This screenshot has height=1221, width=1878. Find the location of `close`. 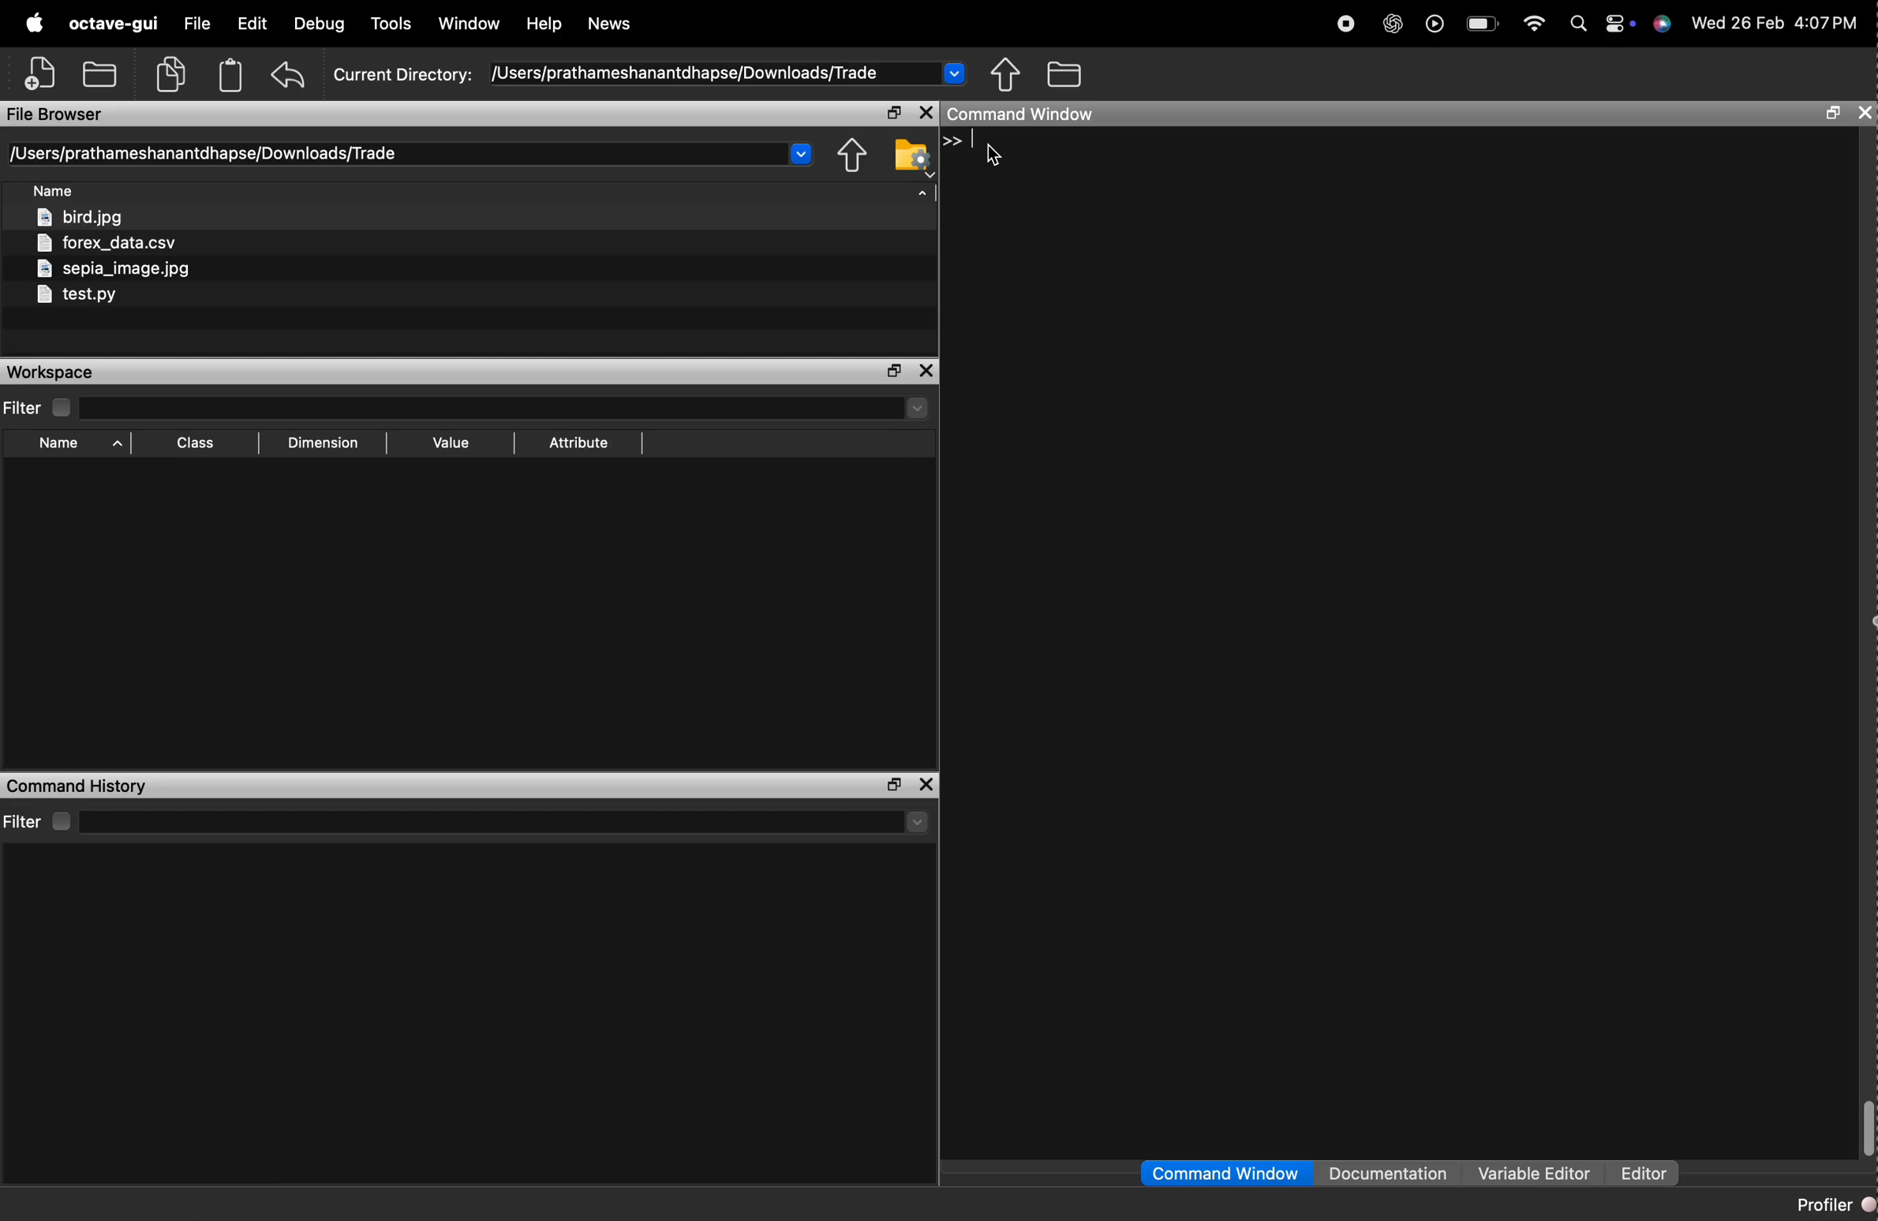

close is located at coordinates (928, 112).